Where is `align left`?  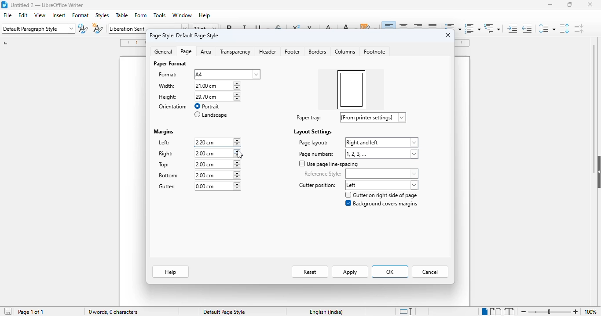 align left is located at coordinates (389, 26).